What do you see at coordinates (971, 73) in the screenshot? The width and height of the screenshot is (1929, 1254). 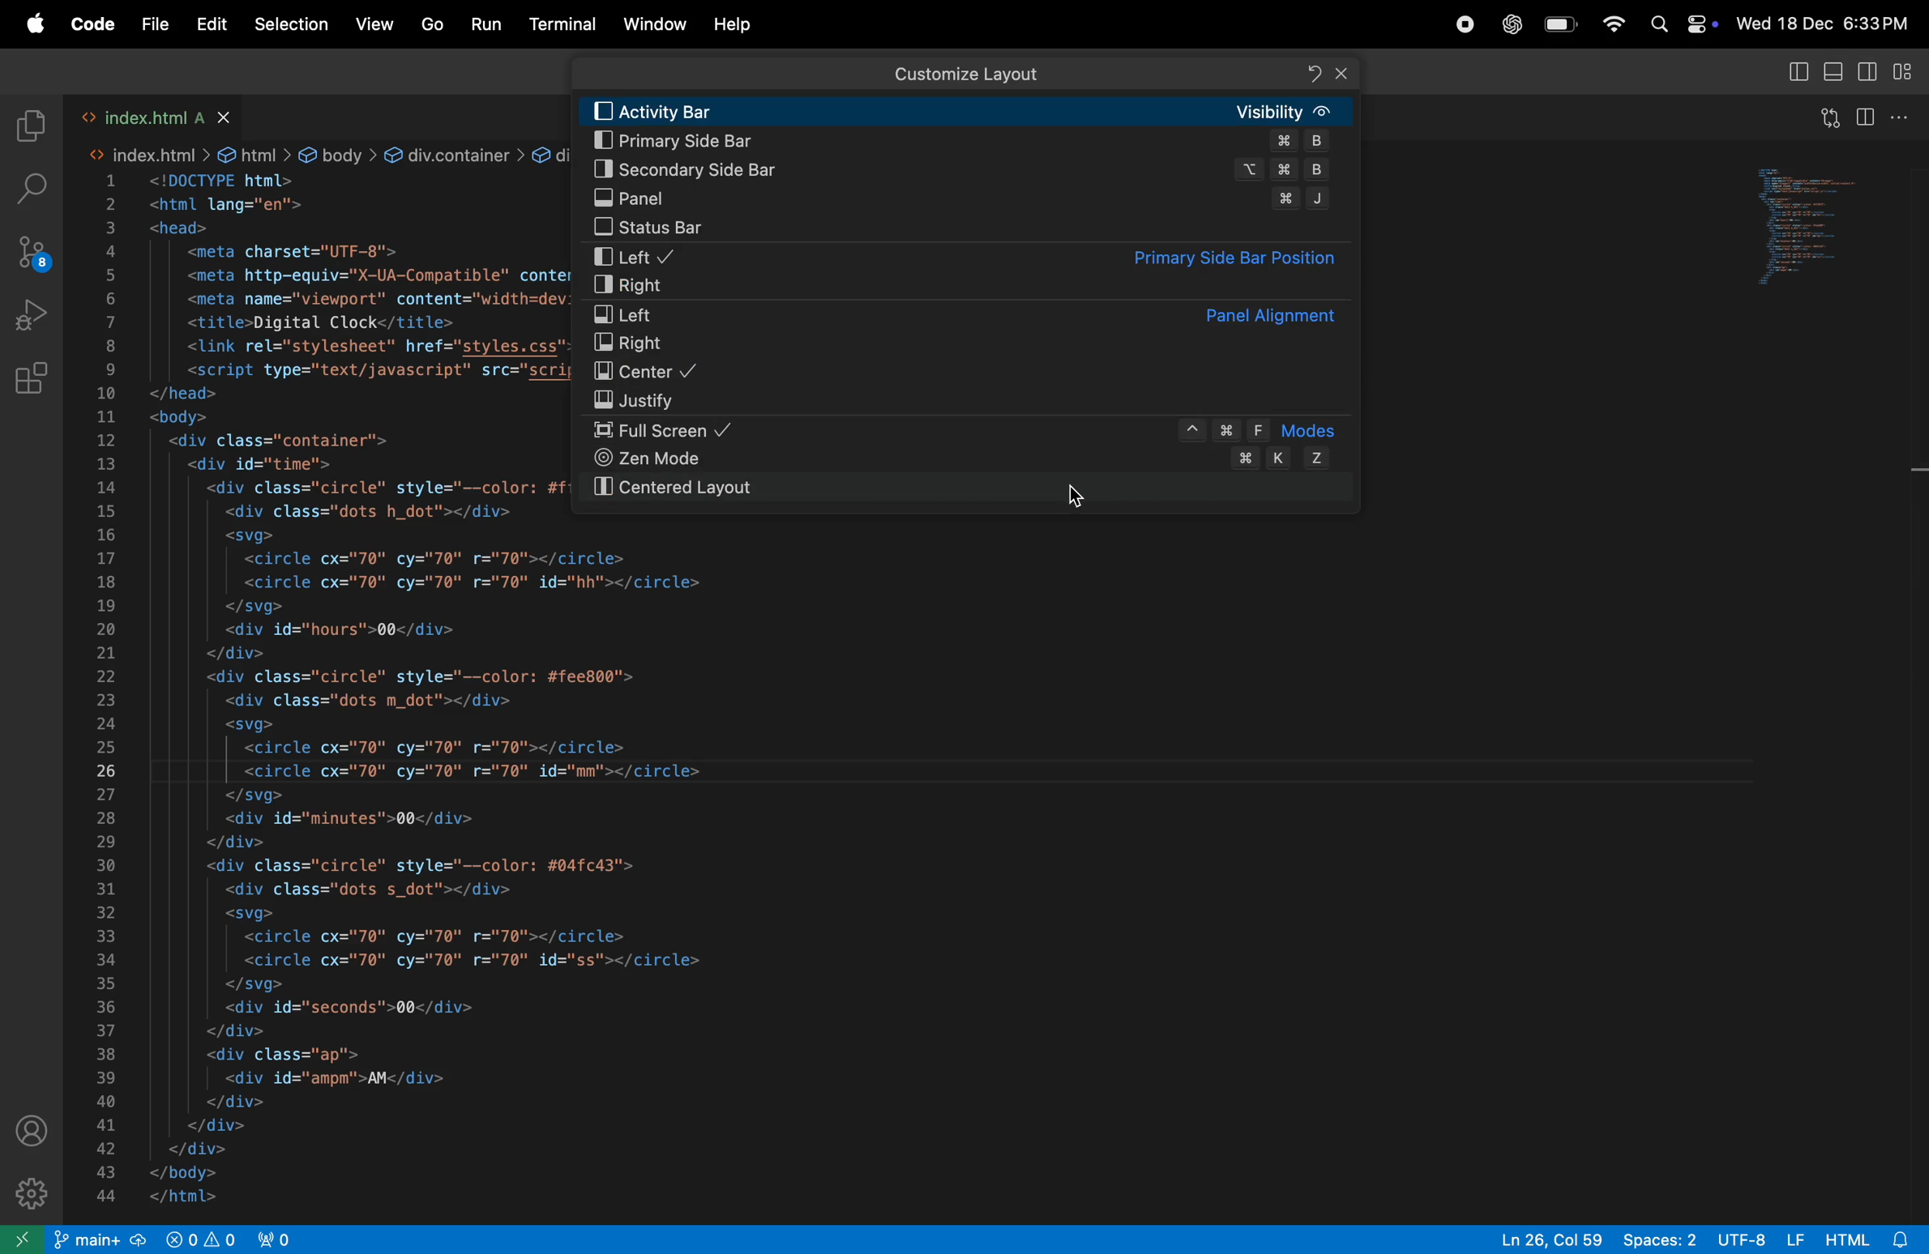 I see `Customize layout` at bounding box center [971, 73].